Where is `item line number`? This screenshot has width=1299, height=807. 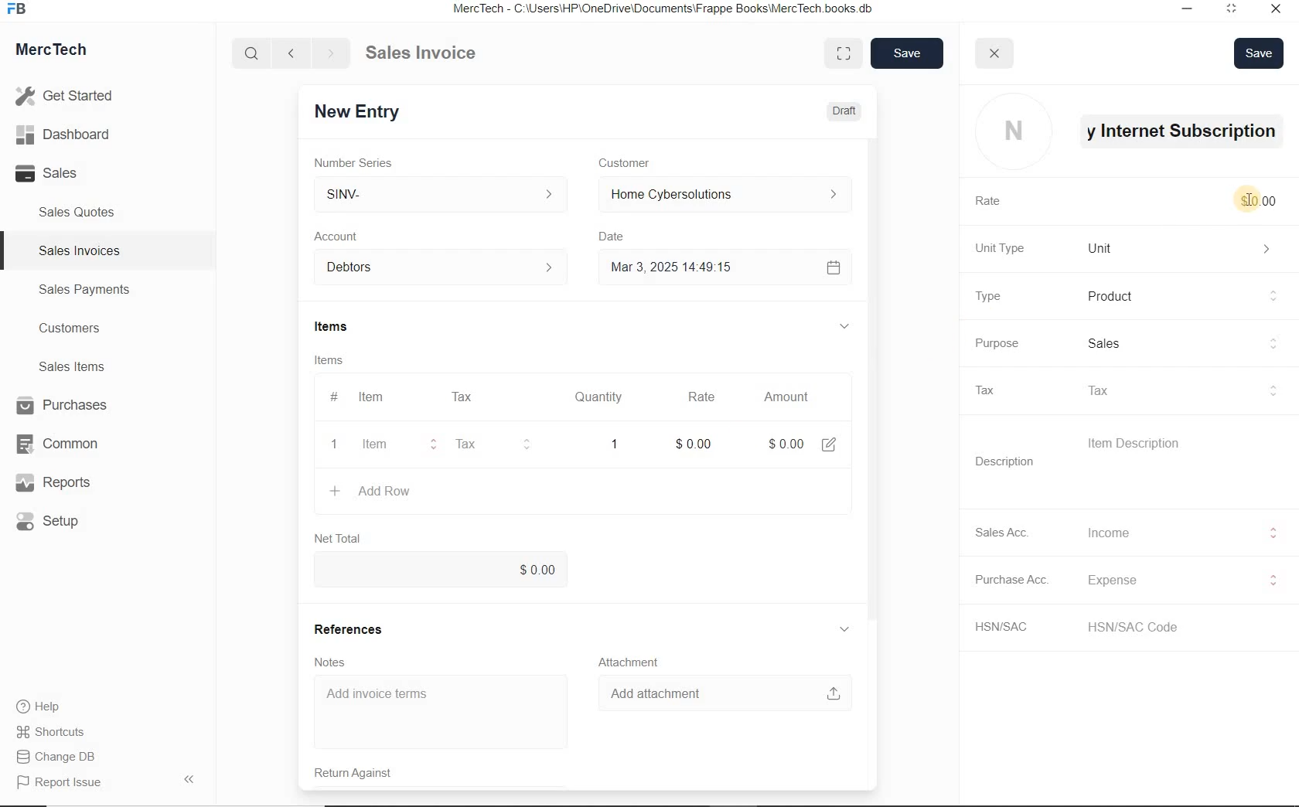 item line number is located at coordinates (336, 423).